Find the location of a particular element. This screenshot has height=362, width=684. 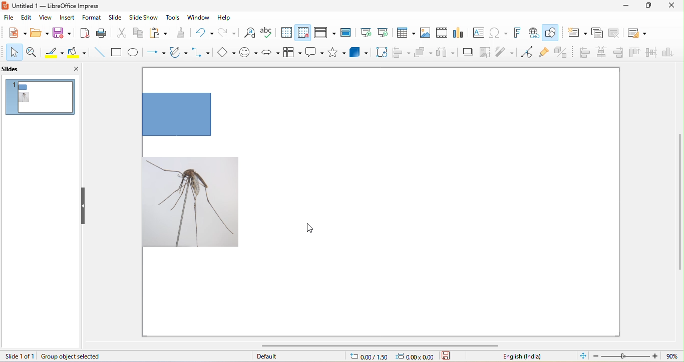

crop image is located at coordinates (484, 53).